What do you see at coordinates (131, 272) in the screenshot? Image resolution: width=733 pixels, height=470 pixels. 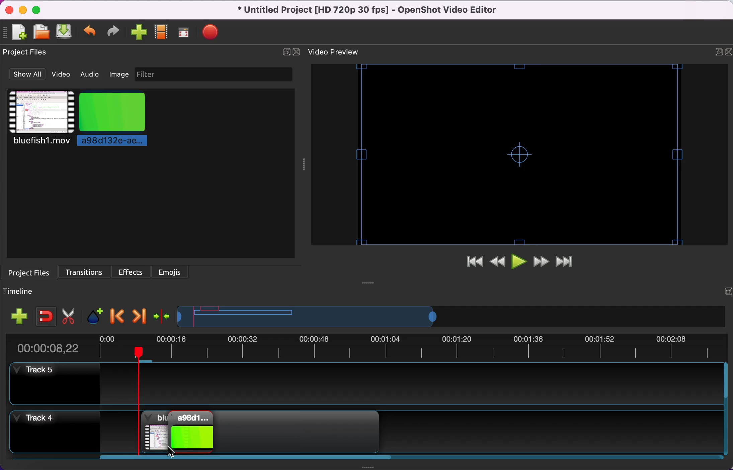 I see `effects` at bounding box center [131, 272].